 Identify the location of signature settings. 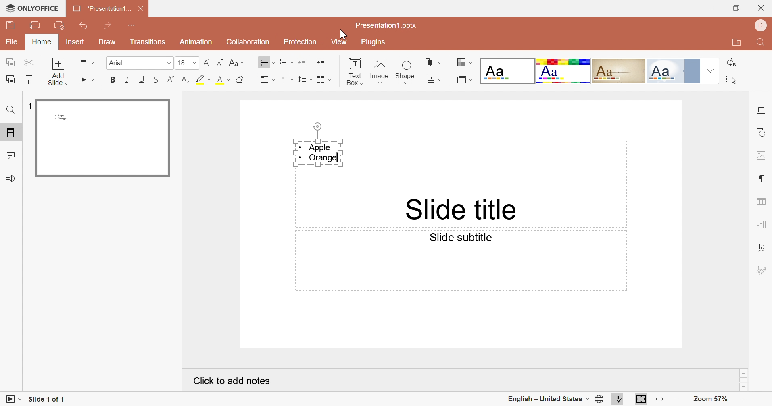
(763, 271).